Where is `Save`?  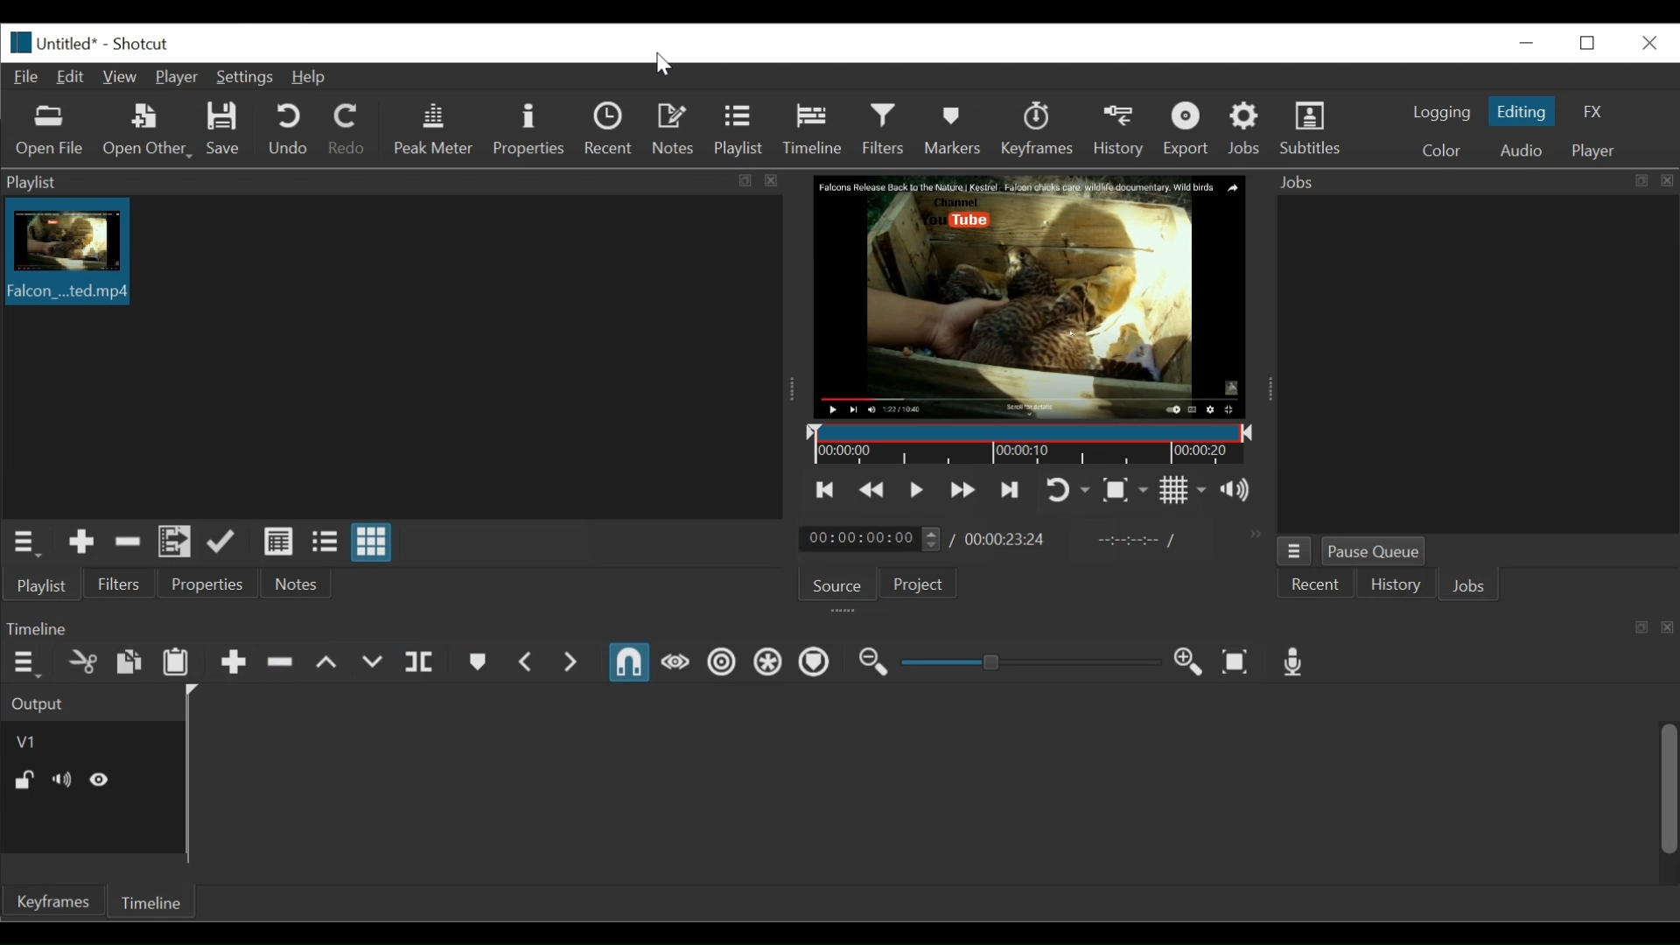
Save is located at coordinates (224, 129).